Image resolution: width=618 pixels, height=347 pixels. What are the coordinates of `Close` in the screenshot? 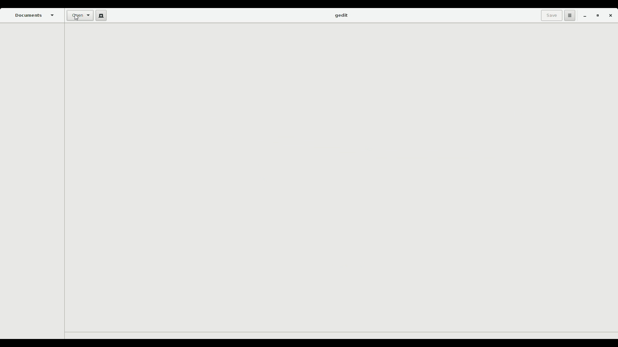 It's located at (610, 17).